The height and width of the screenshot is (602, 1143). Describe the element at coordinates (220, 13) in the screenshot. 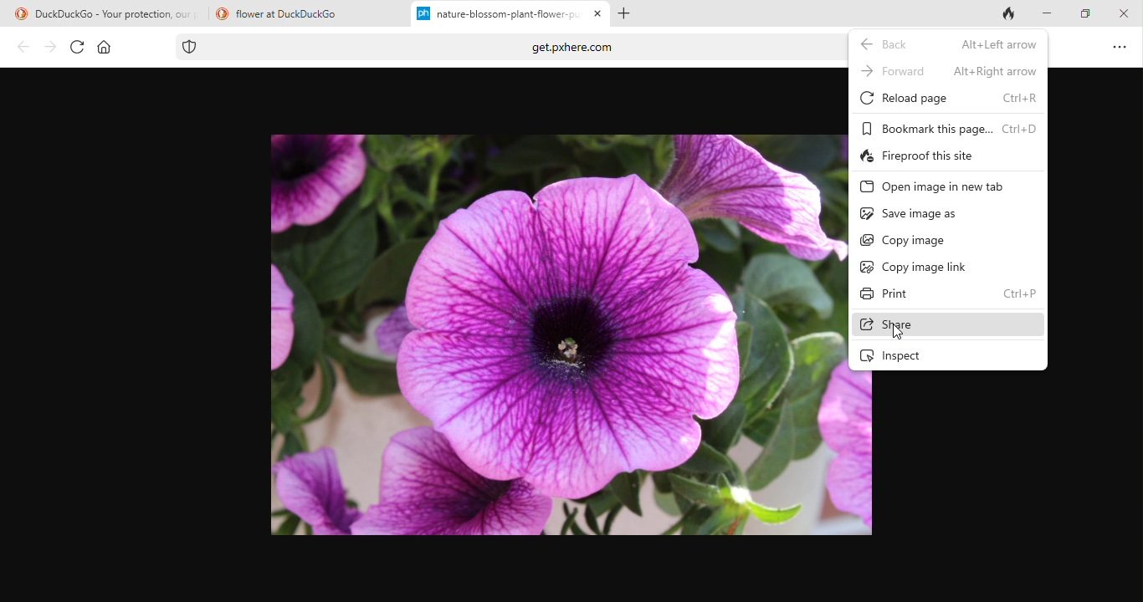

I see `duckduck go logo` at that location.